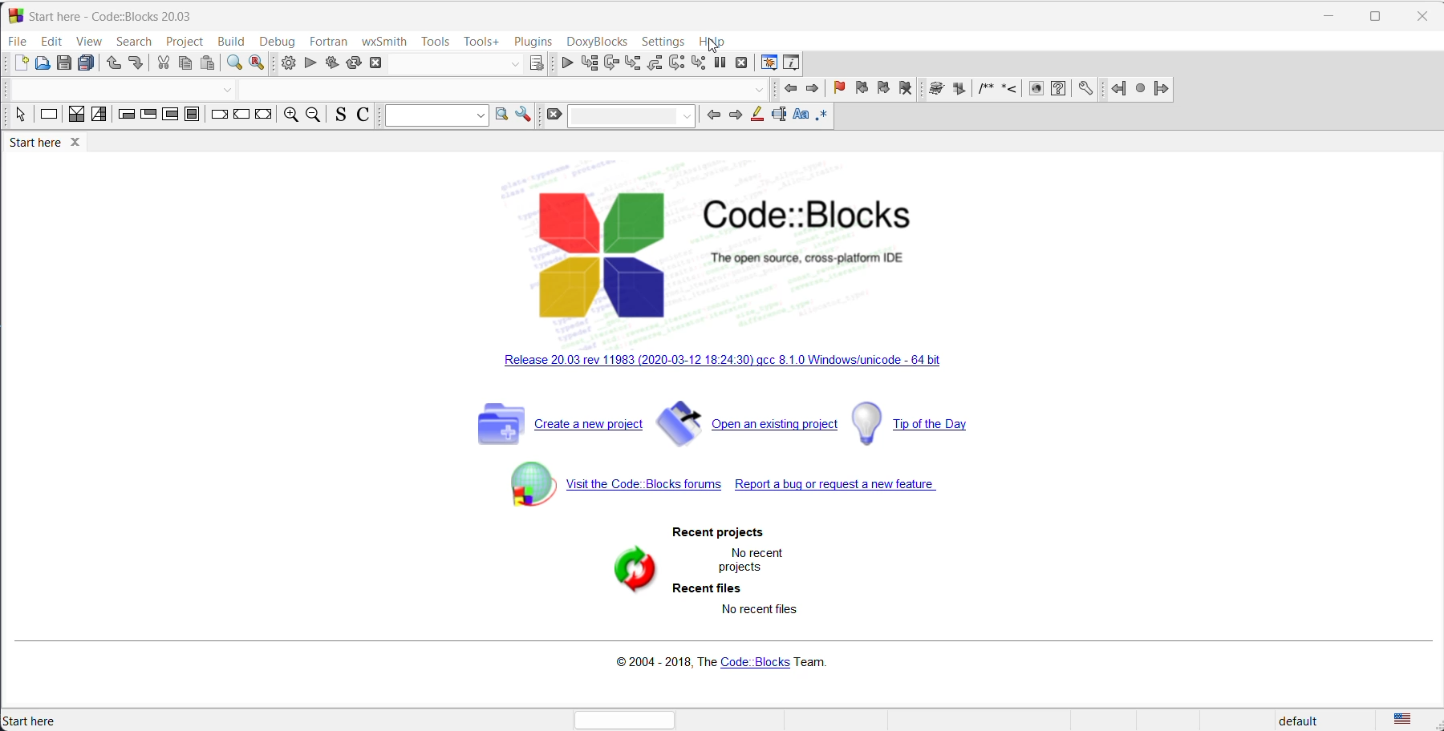  I want to click on tools +, so click(481, 41).